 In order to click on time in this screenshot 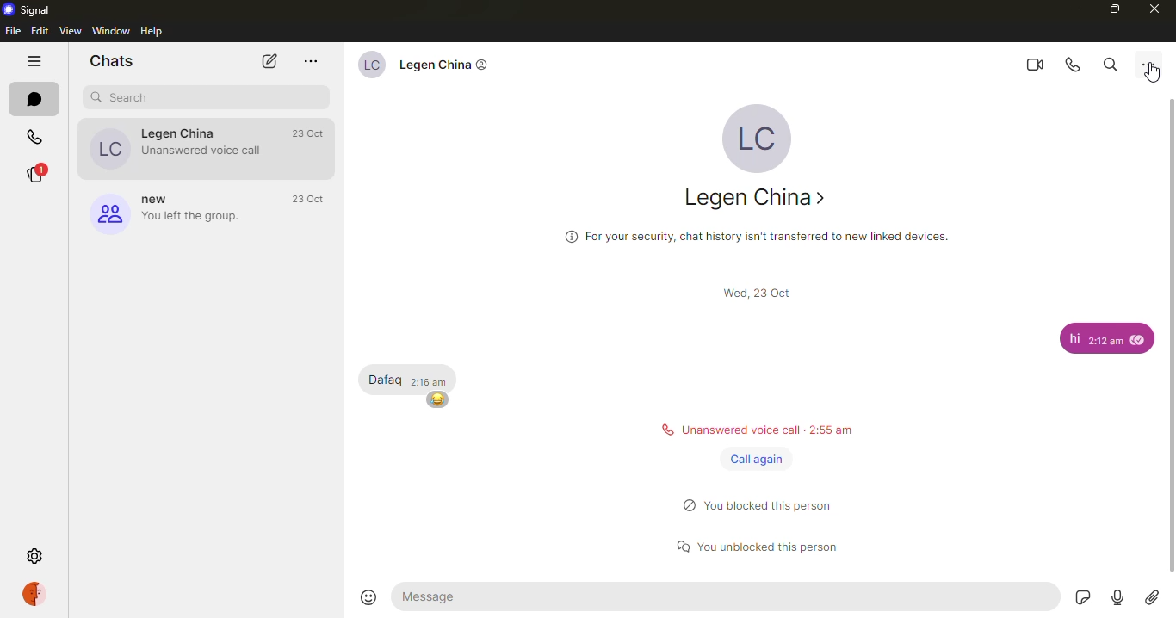, I will do `click(1105, 341)`.